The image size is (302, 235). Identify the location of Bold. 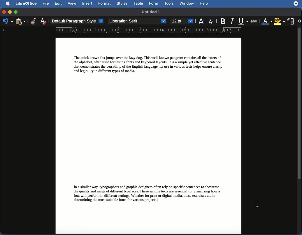
(222, 21).